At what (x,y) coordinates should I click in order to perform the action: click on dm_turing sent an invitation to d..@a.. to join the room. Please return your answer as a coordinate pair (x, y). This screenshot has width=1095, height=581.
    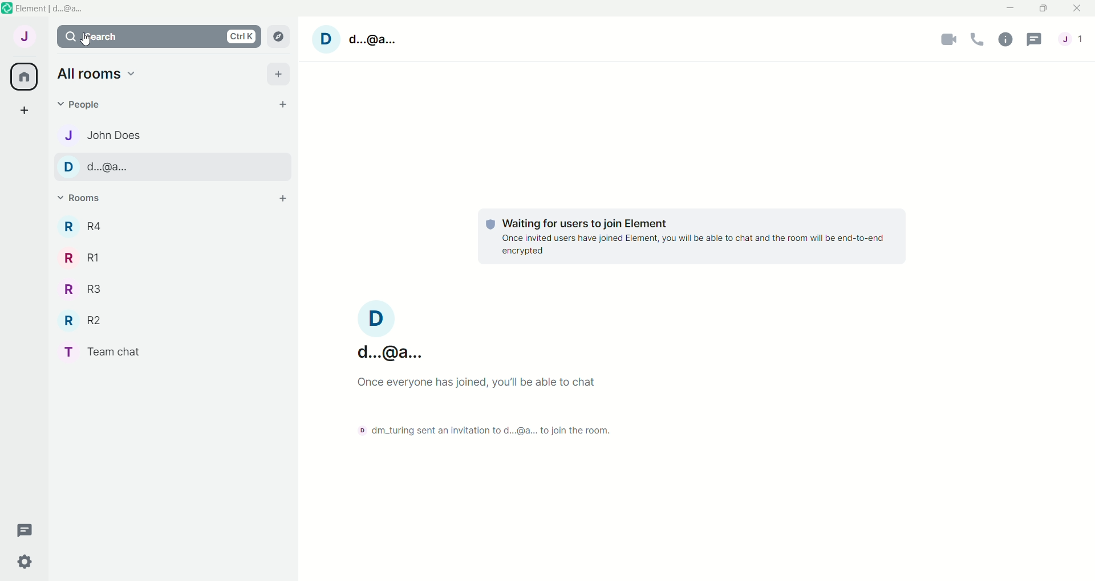
    Looking at the image, I should click on (477, 431).